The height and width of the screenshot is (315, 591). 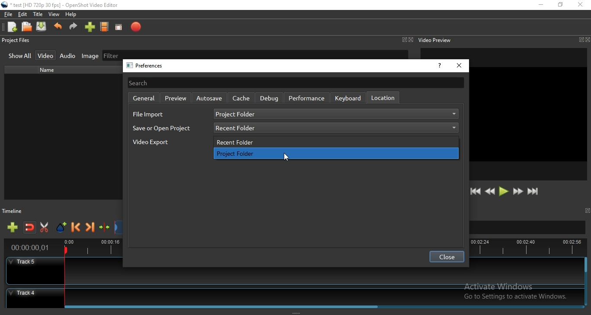 What do you see at coordinates (335, 129) in the screenshot?
I see `` at bounding box center [335, 129].